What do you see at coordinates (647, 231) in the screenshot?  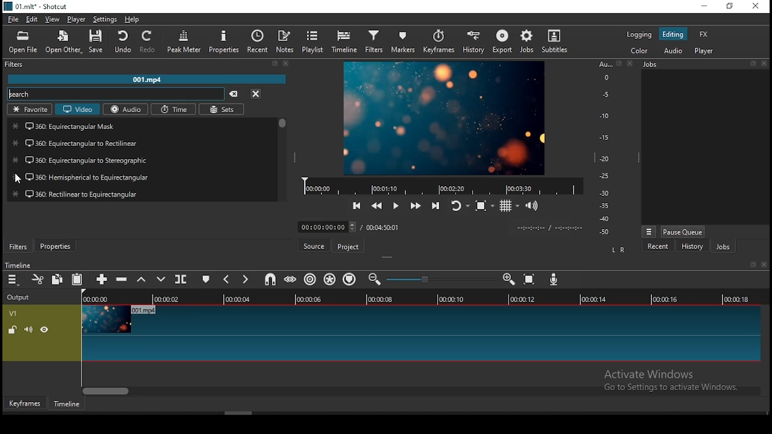 I see `Menu` at bounding box center [647, 231].